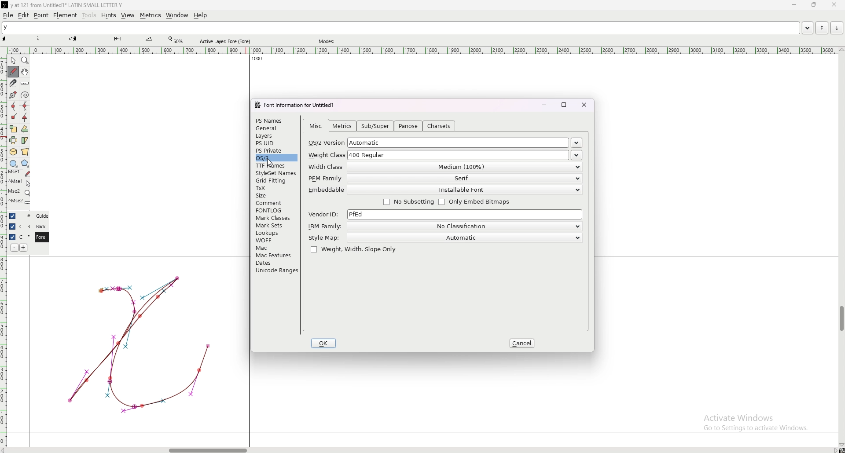 The width and height of the screenshot is (845, 453). What do you see at coordinates (39, 39) in the screenshot?
I see `point tool` at bounding box center [39, 39].